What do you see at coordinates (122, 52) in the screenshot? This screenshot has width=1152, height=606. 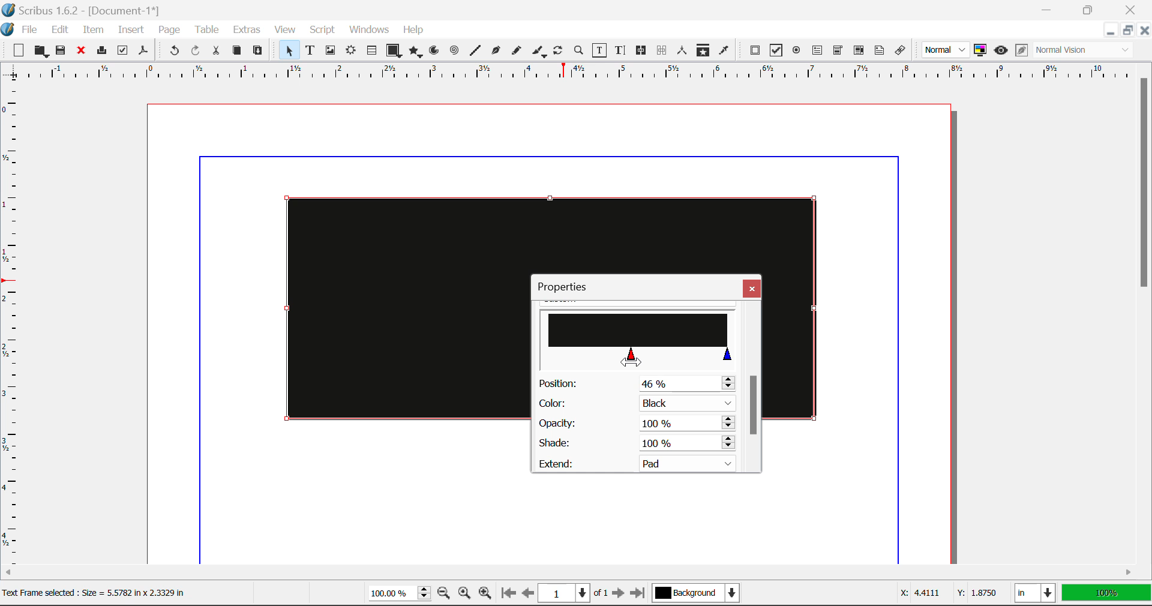 I see `Preflight Verifier` at bounding box center [122, 52].